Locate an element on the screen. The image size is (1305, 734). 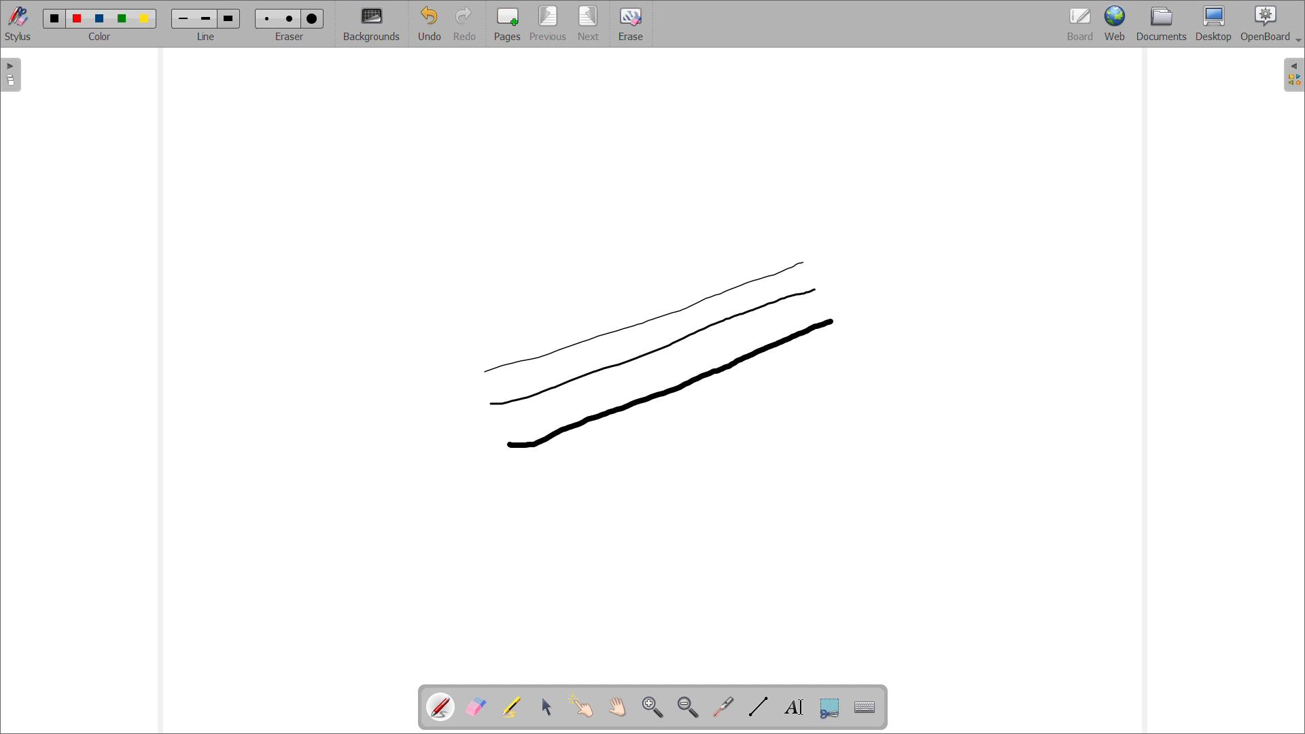
select eraser size is located at coordinates (290, 37).